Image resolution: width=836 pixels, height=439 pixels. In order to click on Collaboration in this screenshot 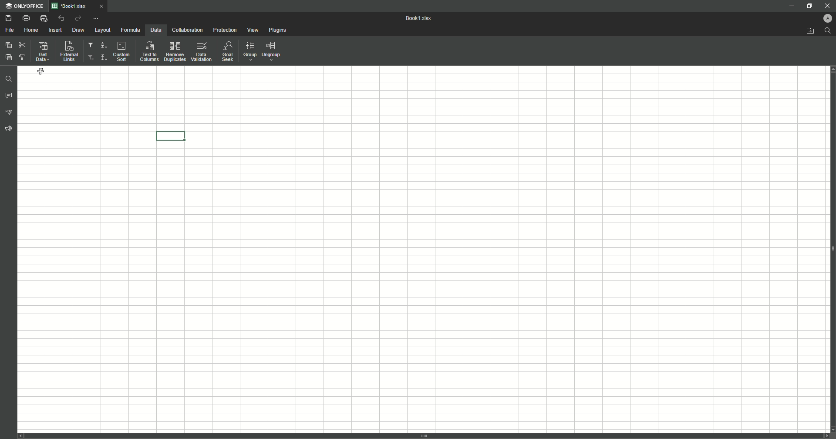, I will do `click(187, 30)`.